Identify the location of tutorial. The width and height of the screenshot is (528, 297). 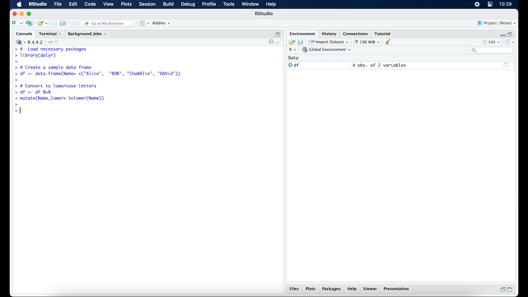
(384, 33).